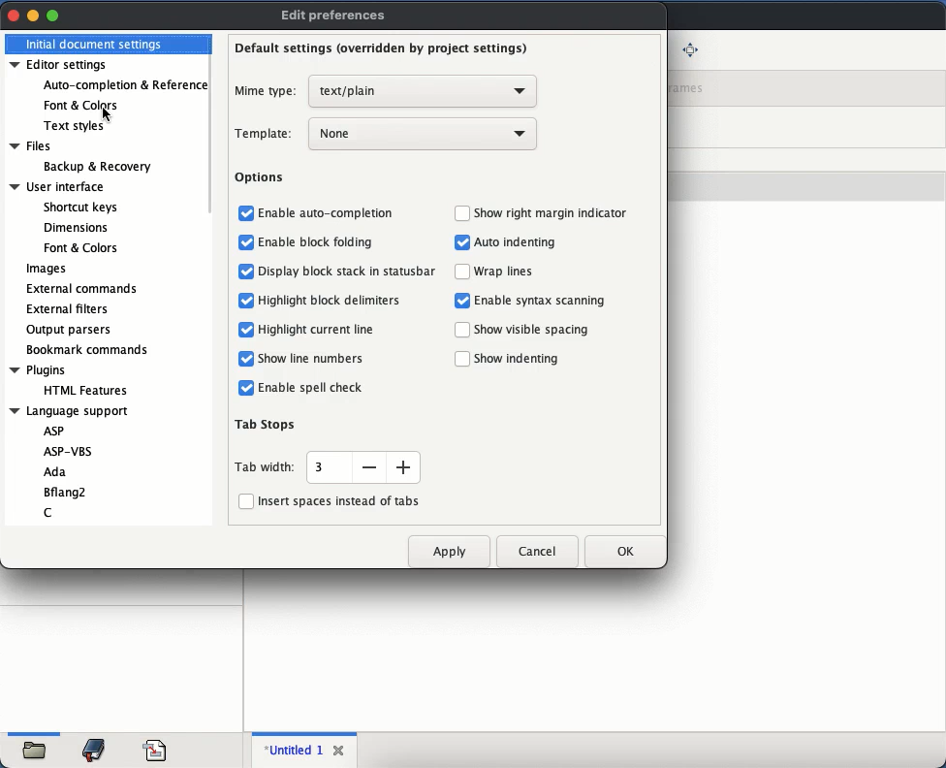 This screenshot has width=946, height=768. Describe the element at coordinates (82, 103) in the screenshot. I see `font and colors` at that location.